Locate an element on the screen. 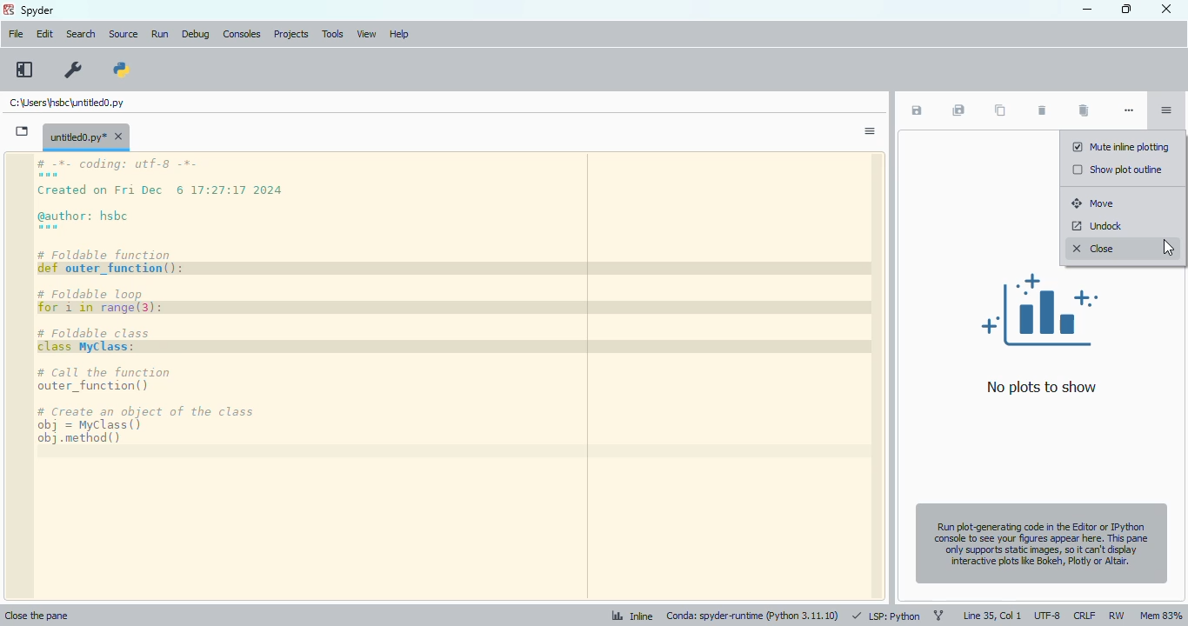 The width and height of the screenshot is (1188, 626). tools is located at coordinates (332, 34).